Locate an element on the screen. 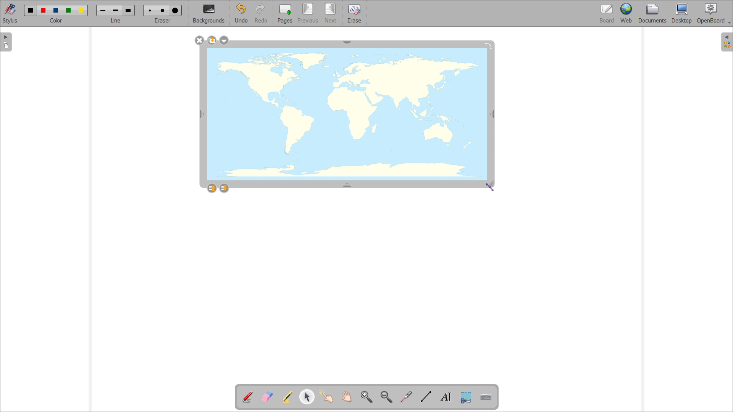 The height and width of the screenshot is (412, 733). medium is located at coordinates (115, 11).